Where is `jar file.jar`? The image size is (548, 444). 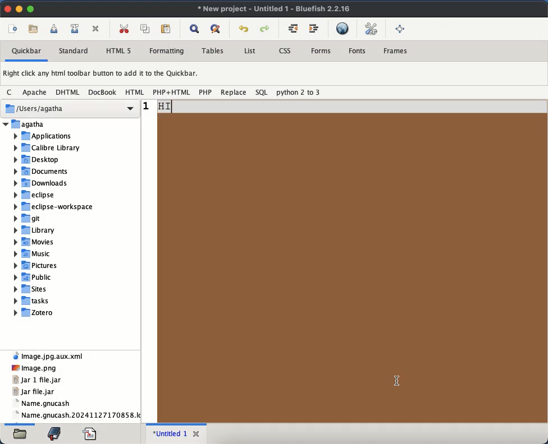 jar file.jar is located at coordinates (35, 392).